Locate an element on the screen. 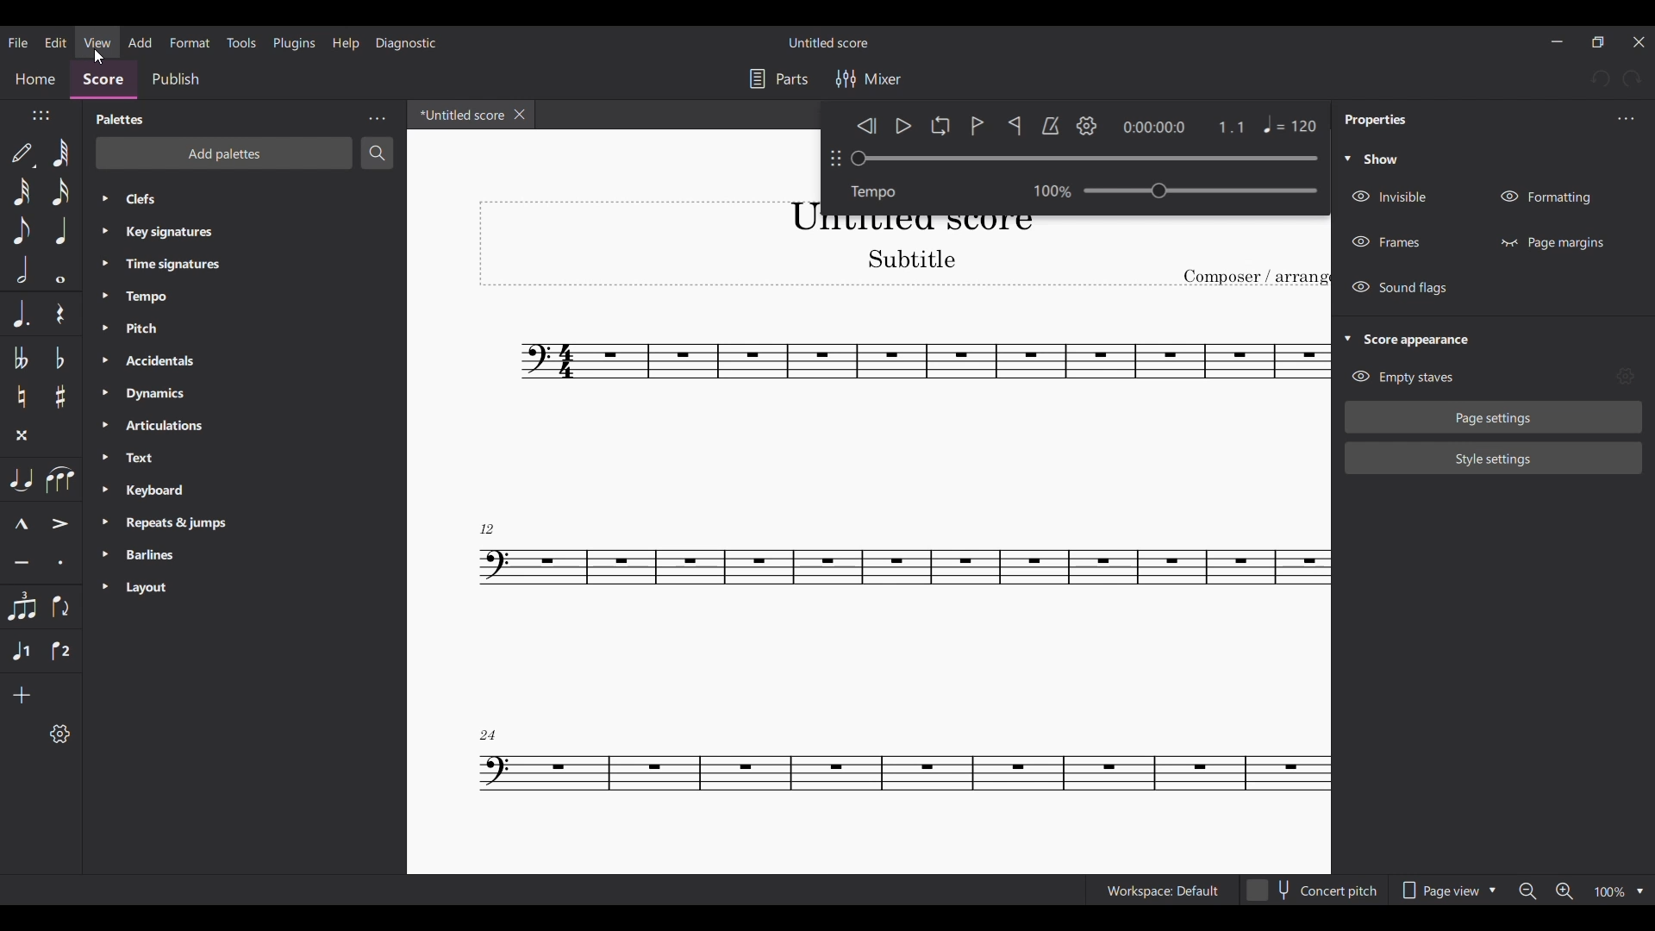  Barlines is located at coordinates (228, 553).